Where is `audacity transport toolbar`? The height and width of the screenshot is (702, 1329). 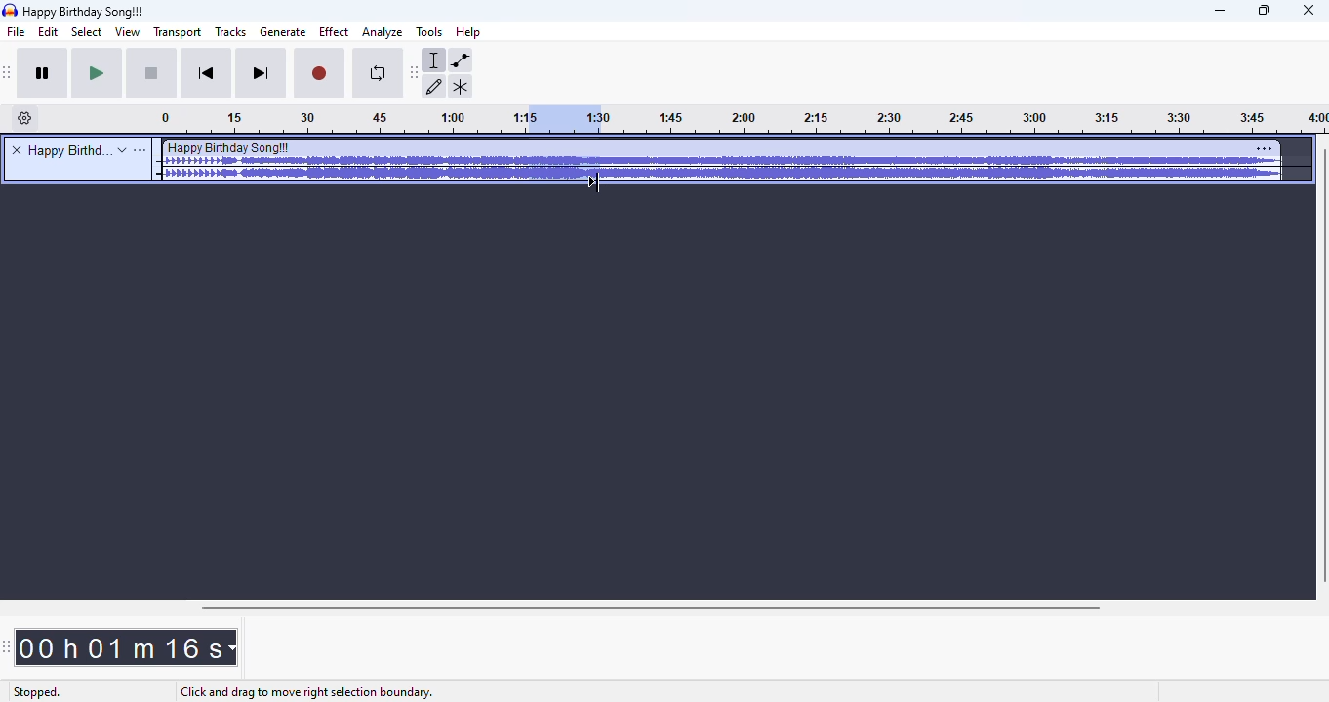
audacity transport toolbar is located at coordinates (9, 73).